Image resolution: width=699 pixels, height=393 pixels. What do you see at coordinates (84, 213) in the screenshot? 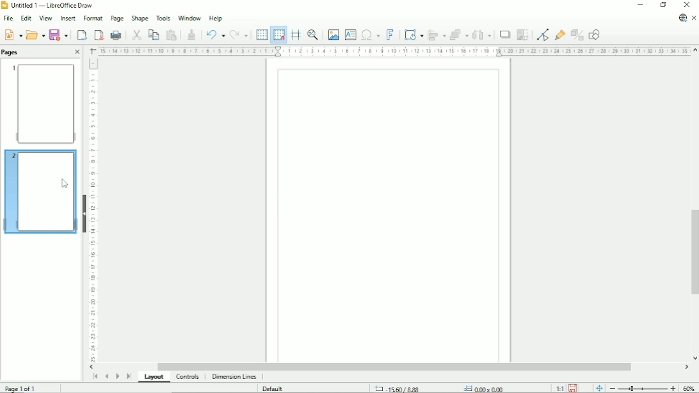
I see `Hide` at bounding box center [84, 213].